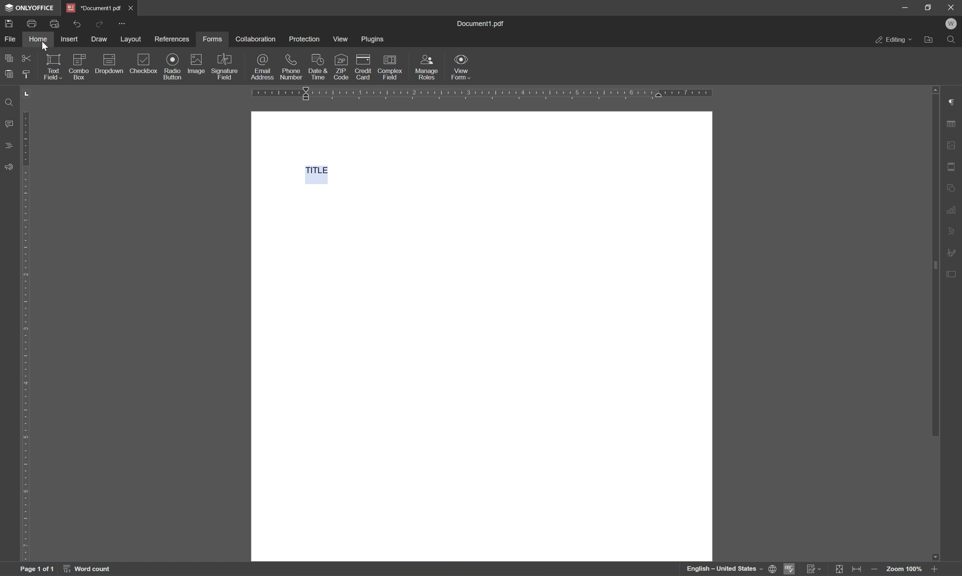  Describe the element at coordinates (27, 96) in the screenshot. I see `TAB STOP` at that location.